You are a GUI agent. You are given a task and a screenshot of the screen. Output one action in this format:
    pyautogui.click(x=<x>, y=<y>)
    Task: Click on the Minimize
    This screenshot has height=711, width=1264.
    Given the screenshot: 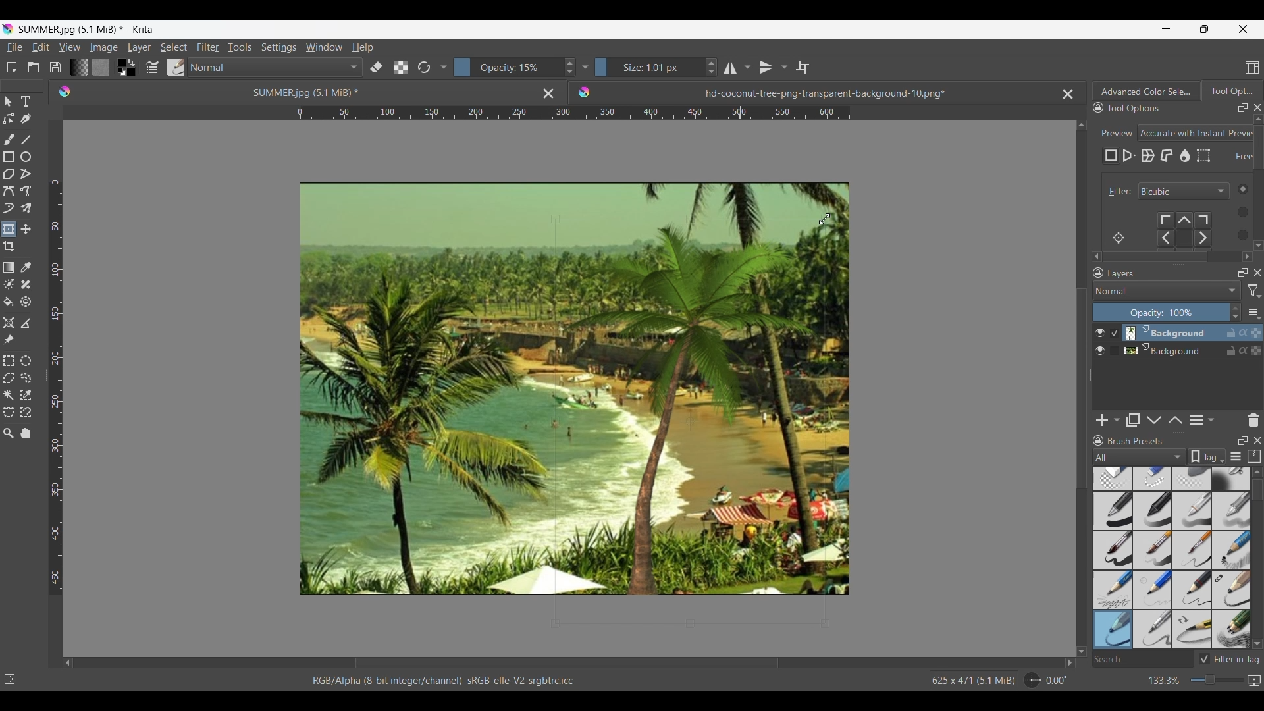 What is the action you would take?
    pyautogui.click(x=1166, y=28)
    